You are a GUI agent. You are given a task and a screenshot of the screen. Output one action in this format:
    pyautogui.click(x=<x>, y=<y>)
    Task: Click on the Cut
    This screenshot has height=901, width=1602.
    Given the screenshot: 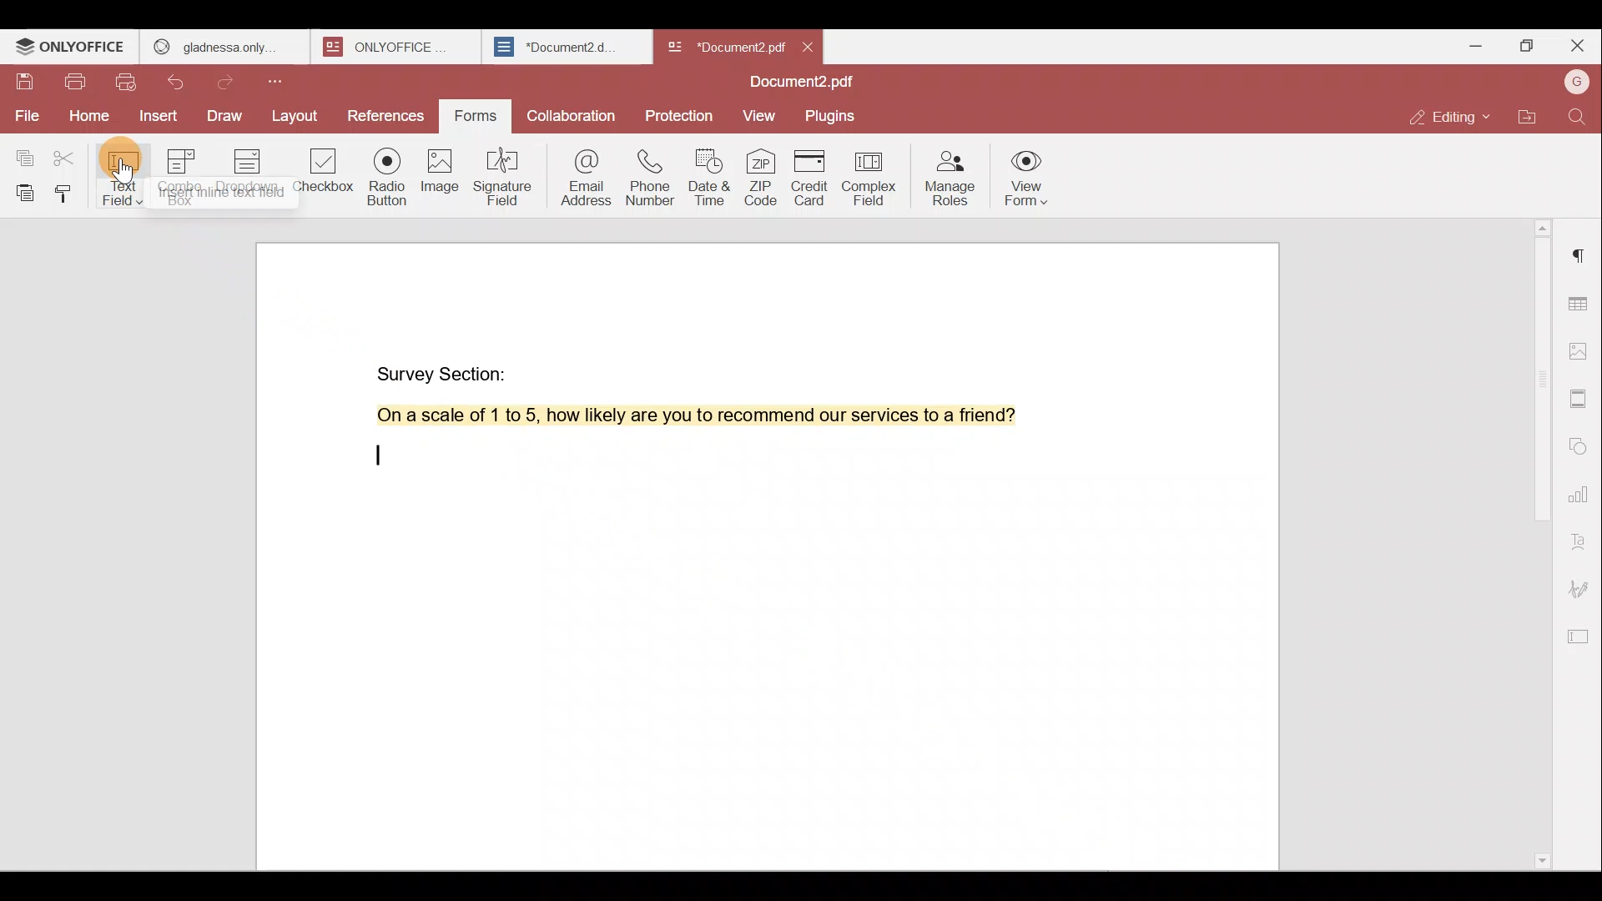 What is the action you would take?
    pyautogui.click(x=70, y=154)
    